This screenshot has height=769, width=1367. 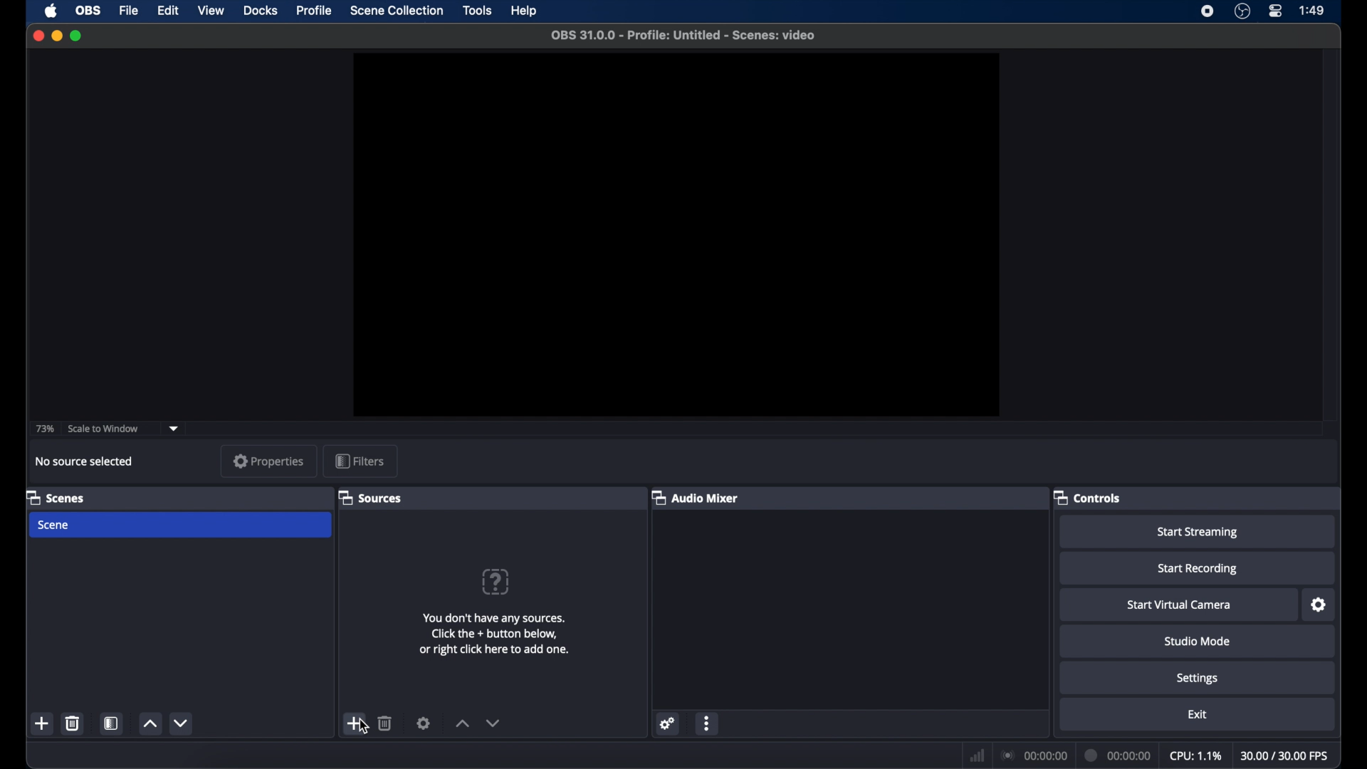 I want to click on preview, so click(x=676, y=235).